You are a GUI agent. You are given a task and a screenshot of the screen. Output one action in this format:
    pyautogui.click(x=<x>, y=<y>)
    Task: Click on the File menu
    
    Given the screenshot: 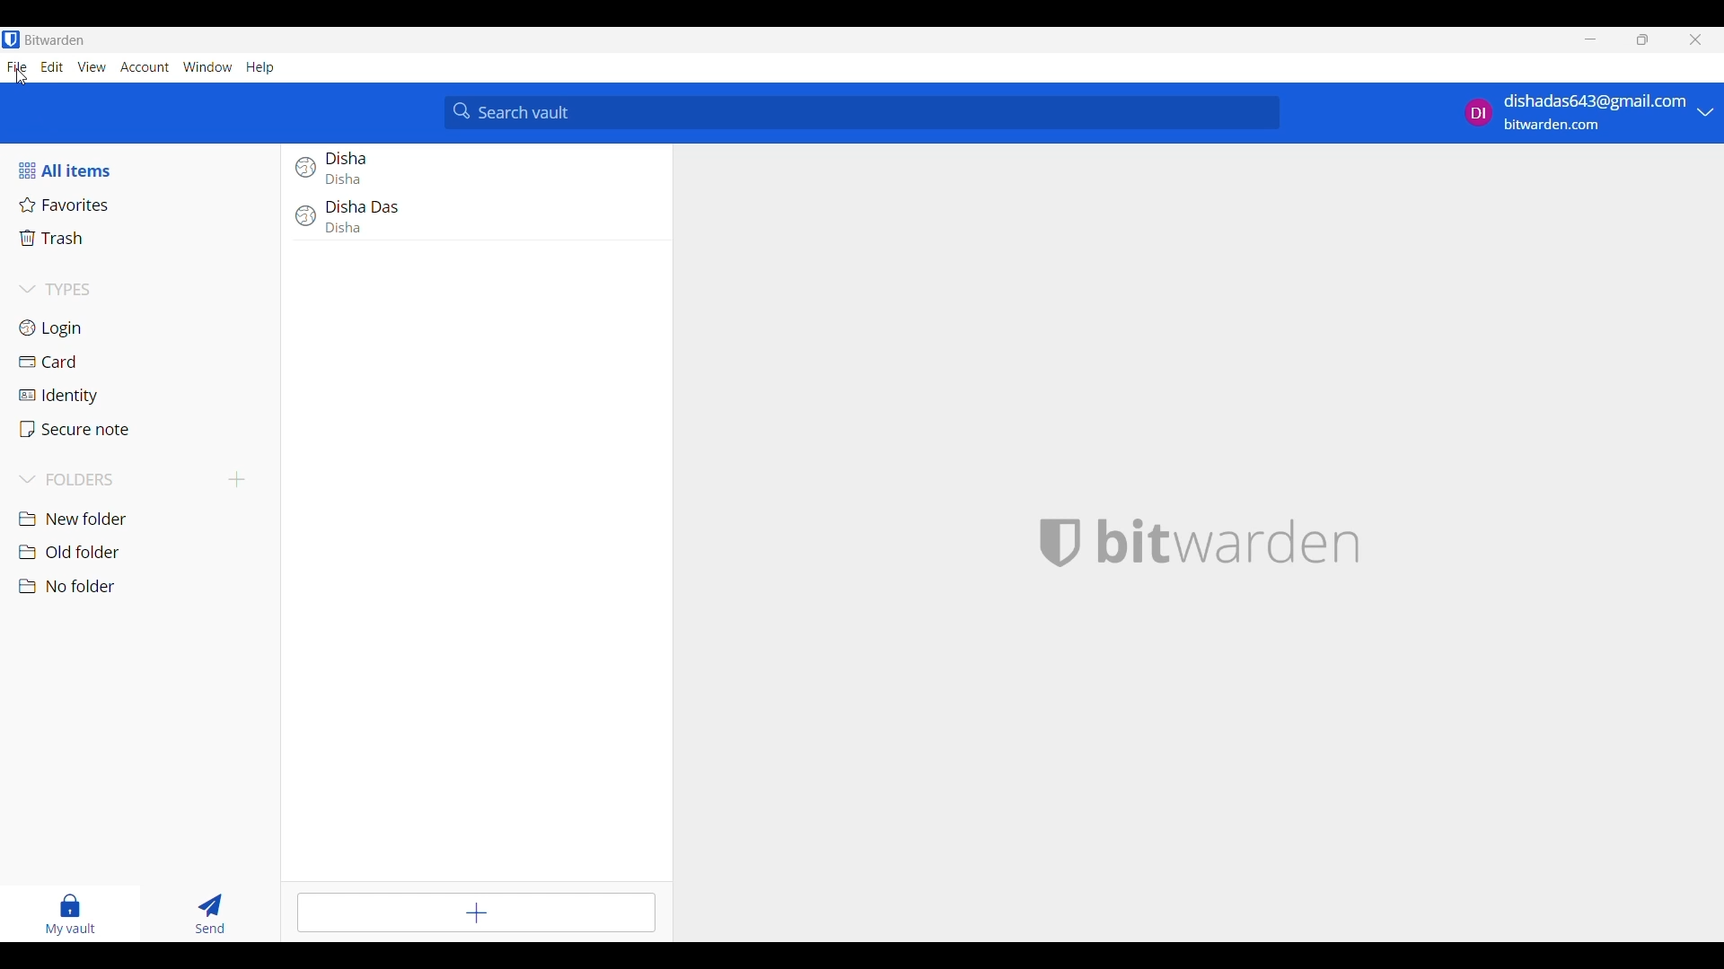 What is the action you would take?
    pyautogui.click(x=17, y=67)
    